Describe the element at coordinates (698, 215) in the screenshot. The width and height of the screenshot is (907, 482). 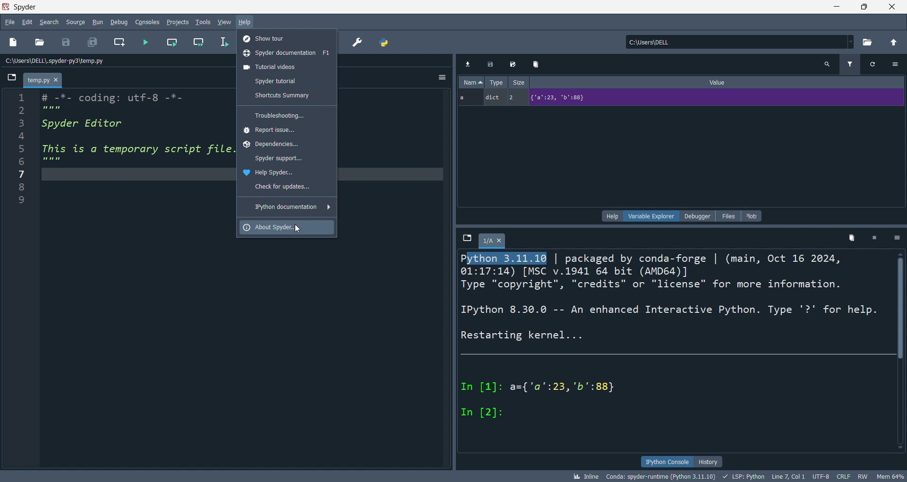
I see `debugger` at that location.